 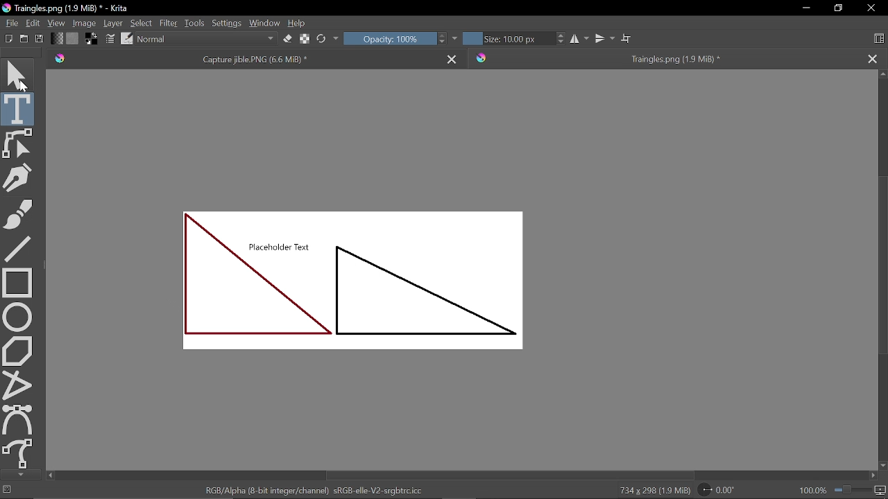 What do you see at coordinates (207, 40) in the screenshot?
I see `Normal` at bounding box center [207, 40].